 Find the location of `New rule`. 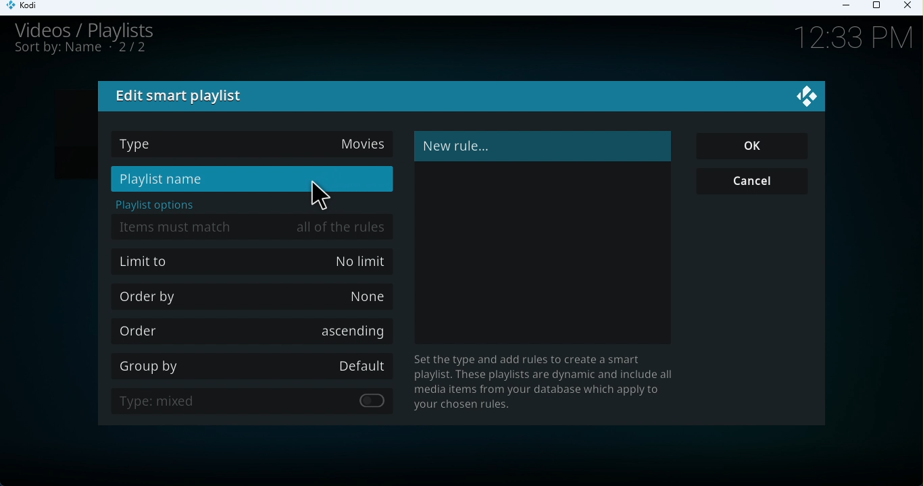

New rule is located at coordinates (541, 146).